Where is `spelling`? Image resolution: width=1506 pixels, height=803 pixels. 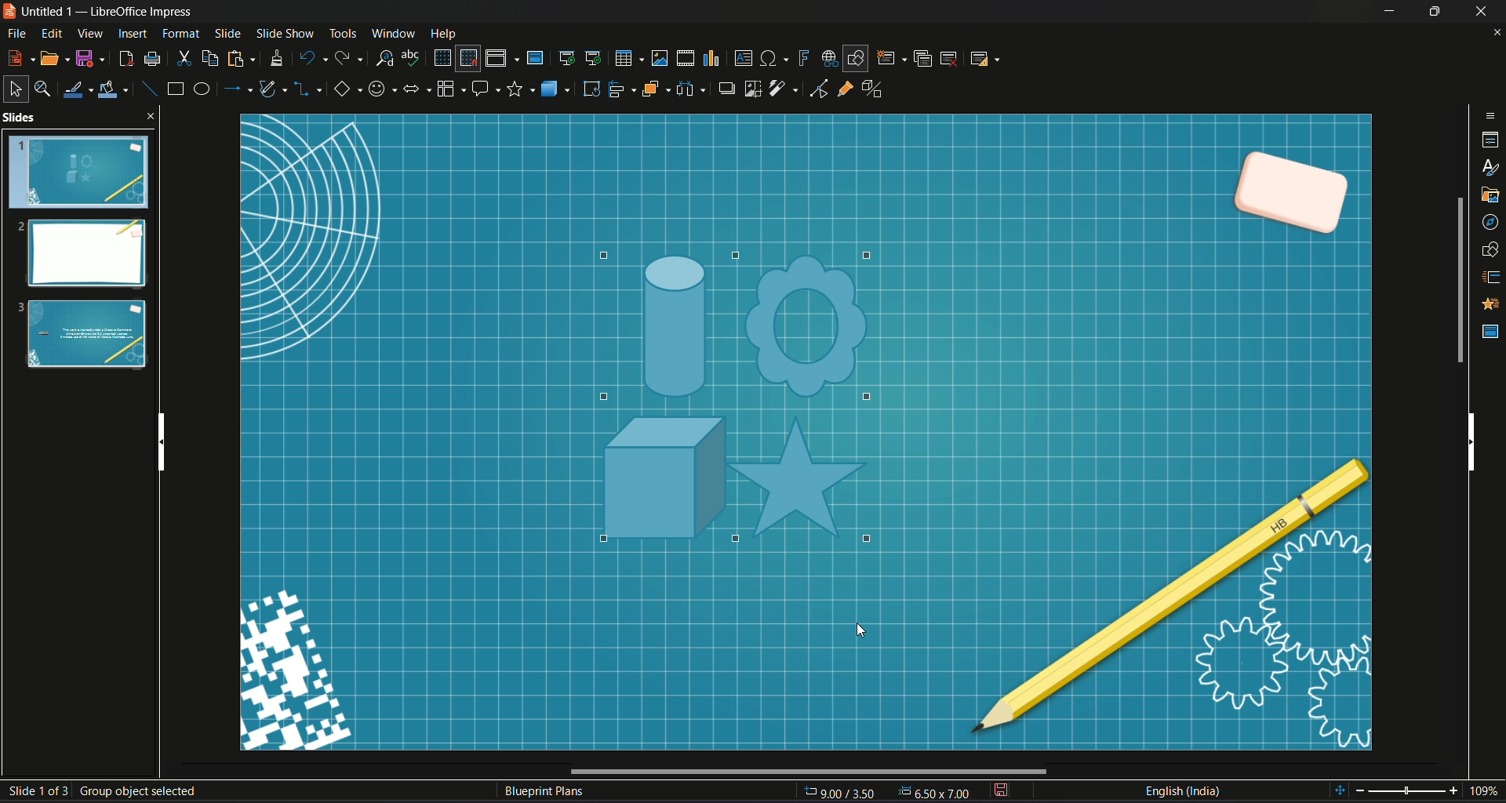
spelling is located at coordinates (412, 57).